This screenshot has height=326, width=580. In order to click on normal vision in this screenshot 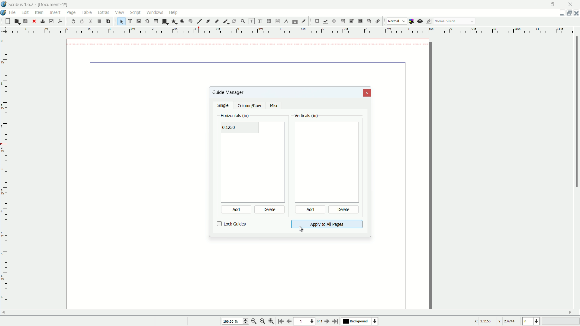, I will do `click(446, 21)`.